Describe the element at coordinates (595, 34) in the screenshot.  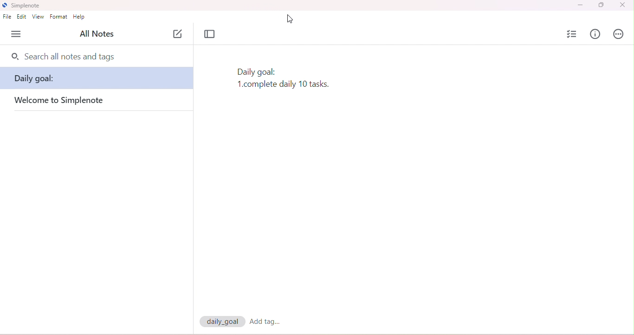
I see `info` at that location.